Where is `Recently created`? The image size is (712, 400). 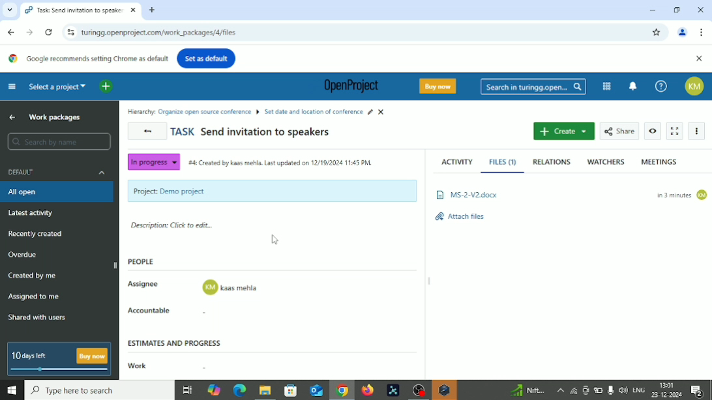
Recently created is located at coordinates (36, 235).